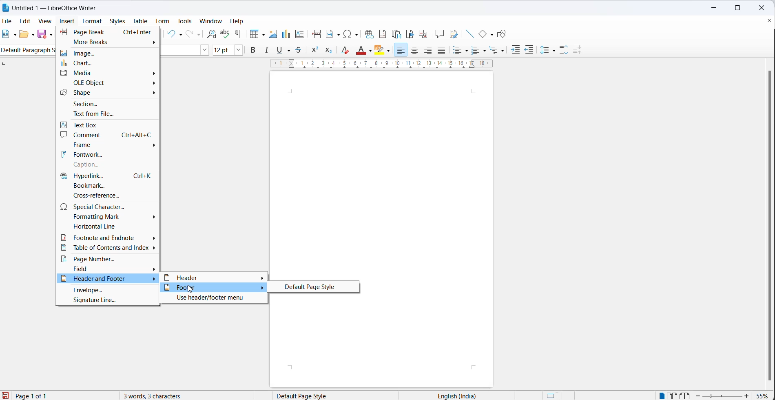 The width and height of the screenshot is (775, 400). I want to click on justified, so click(442, 50).